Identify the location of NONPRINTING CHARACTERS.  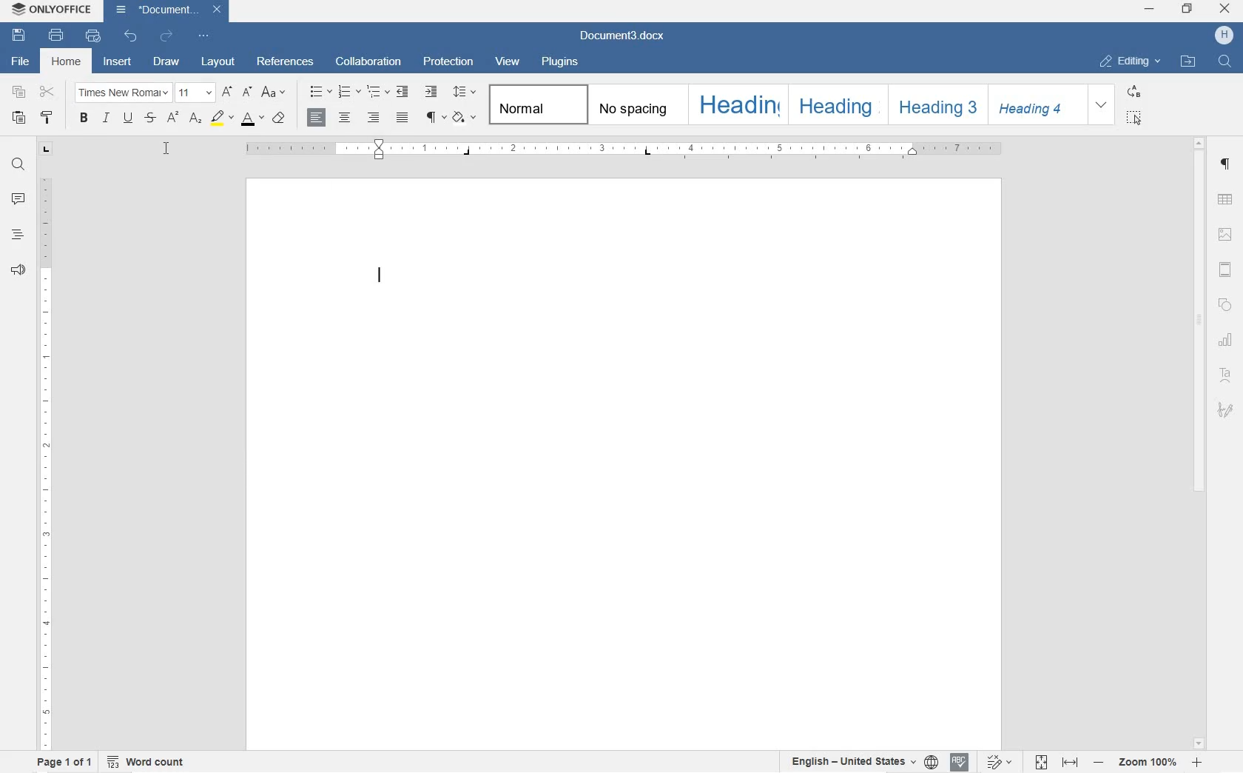
(436, 117).